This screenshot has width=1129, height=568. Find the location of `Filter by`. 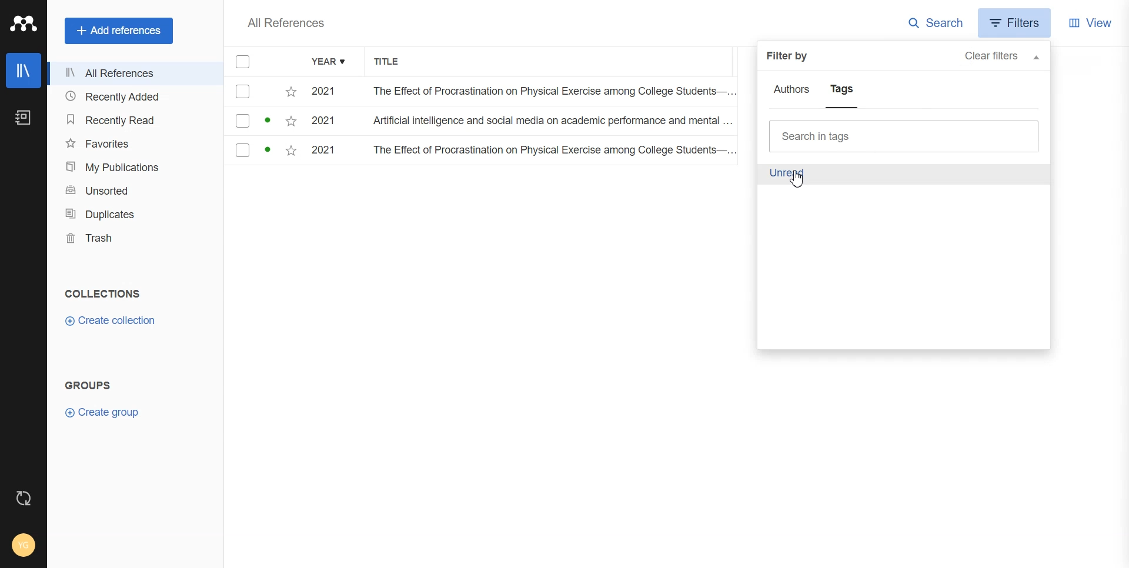

Filter by is located at coordinates (791, 56).